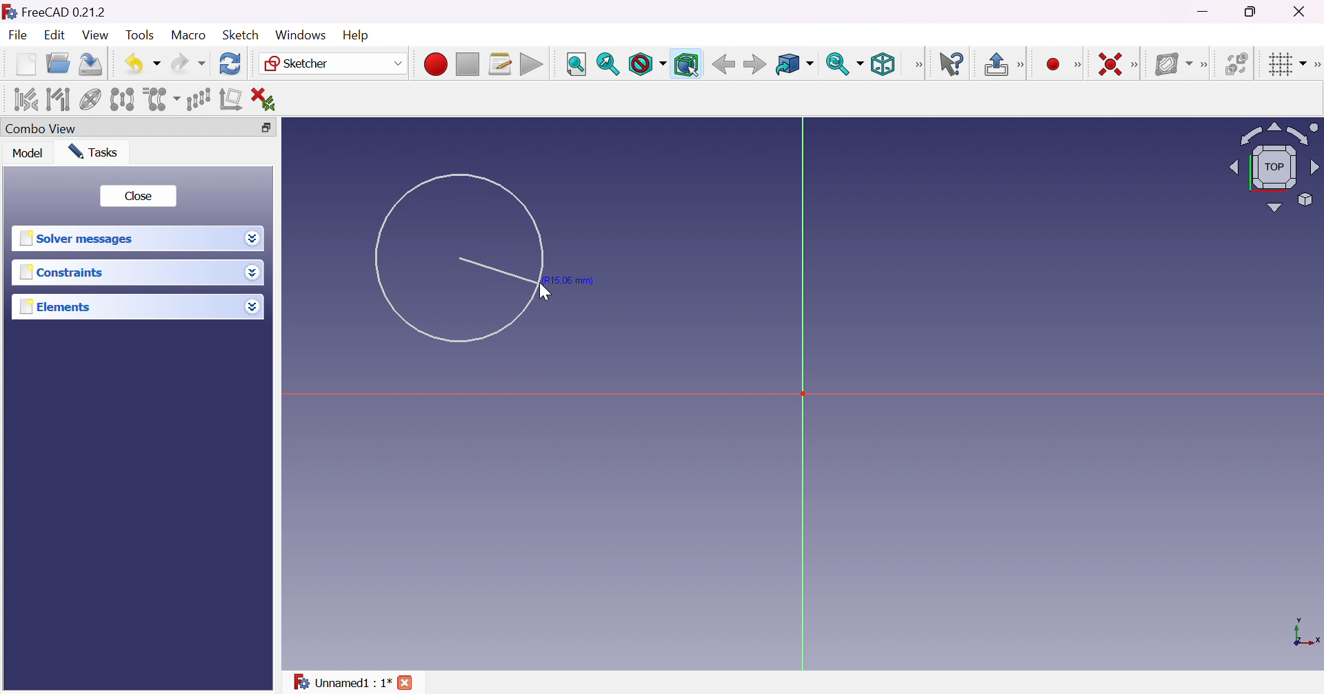 Image resolution: width=1324 pixels, height=694 pixels. I want to click on File, so click(19, 37).